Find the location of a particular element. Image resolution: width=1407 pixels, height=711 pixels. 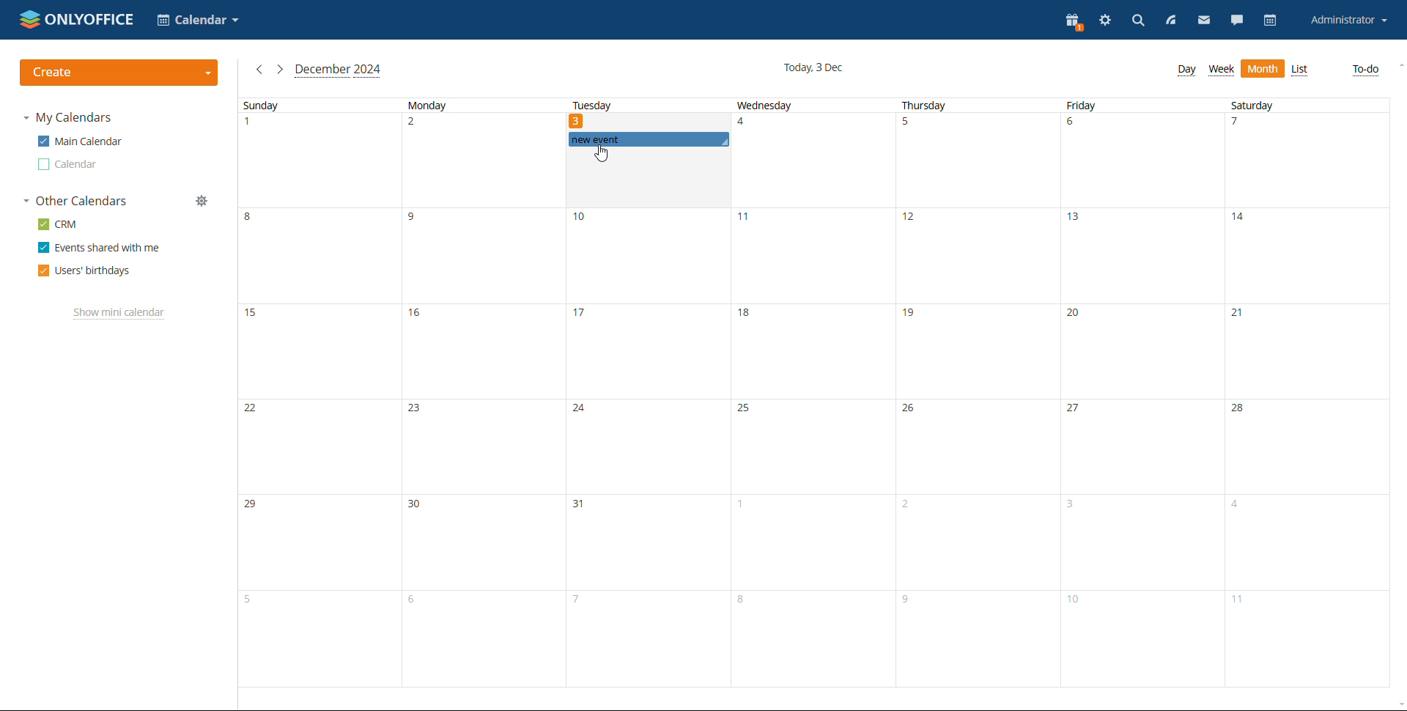

manage is located at coordinates (202, 201).